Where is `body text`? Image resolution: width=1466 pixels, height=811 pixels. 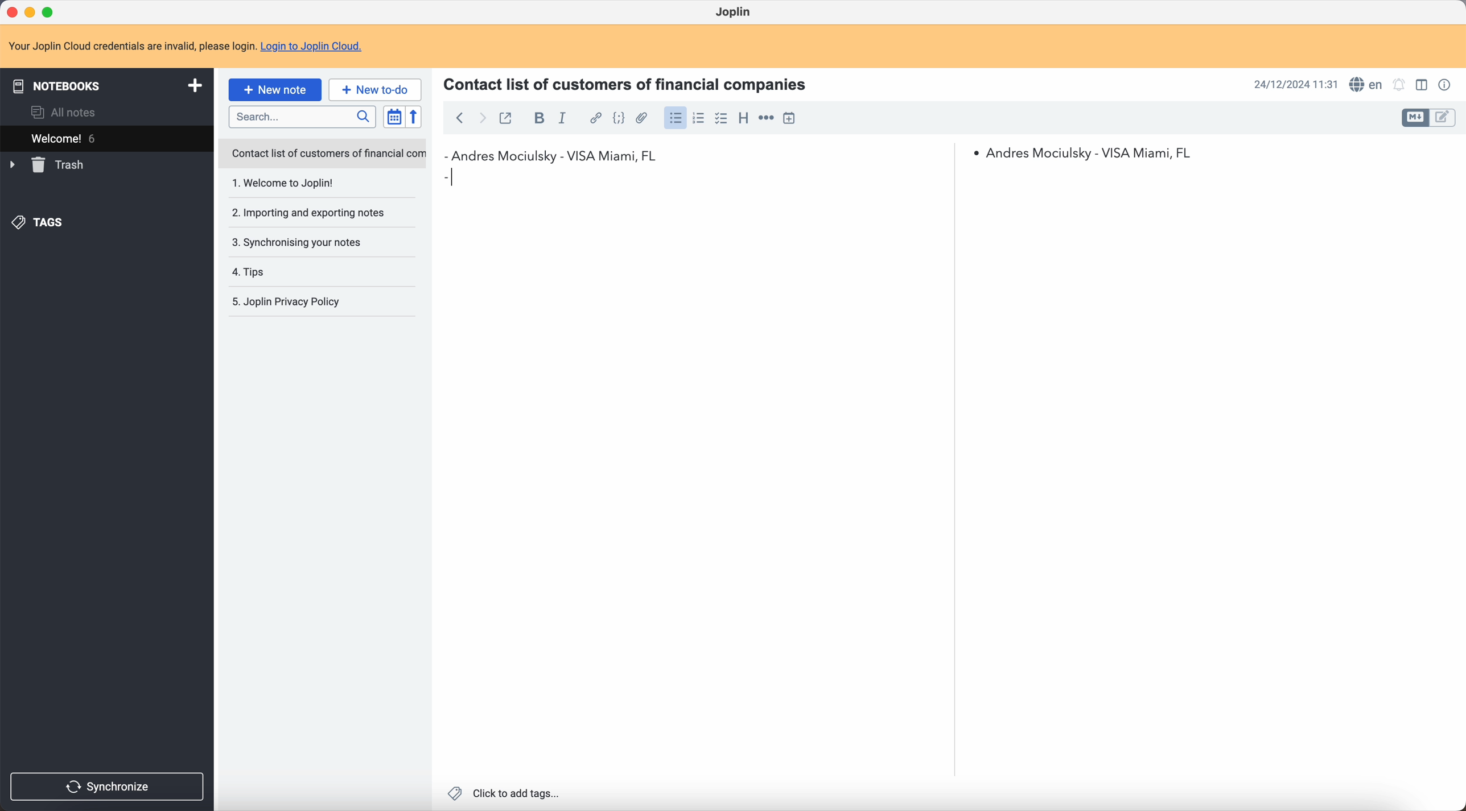 body text is located at coordinates (701, 481).